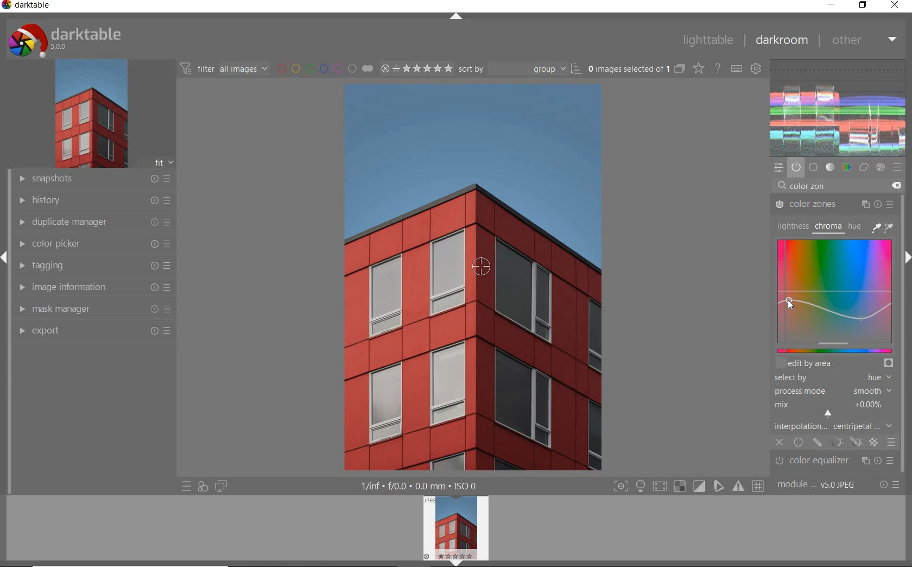 Image resolution: width=912 pixels, height=567 pixels. What do you see at coordinates (781, 40) in the screenshot?
I see `dakroom` at bounding box center [781, 40].